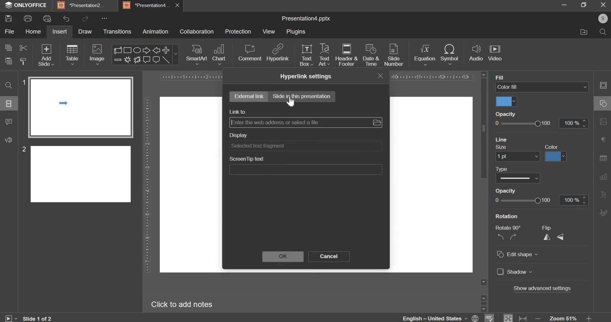 The image size is (611, 322). What do you see at coordinates (522, 139) in the screenshot?
I see `` at bounding box center [522, 139].